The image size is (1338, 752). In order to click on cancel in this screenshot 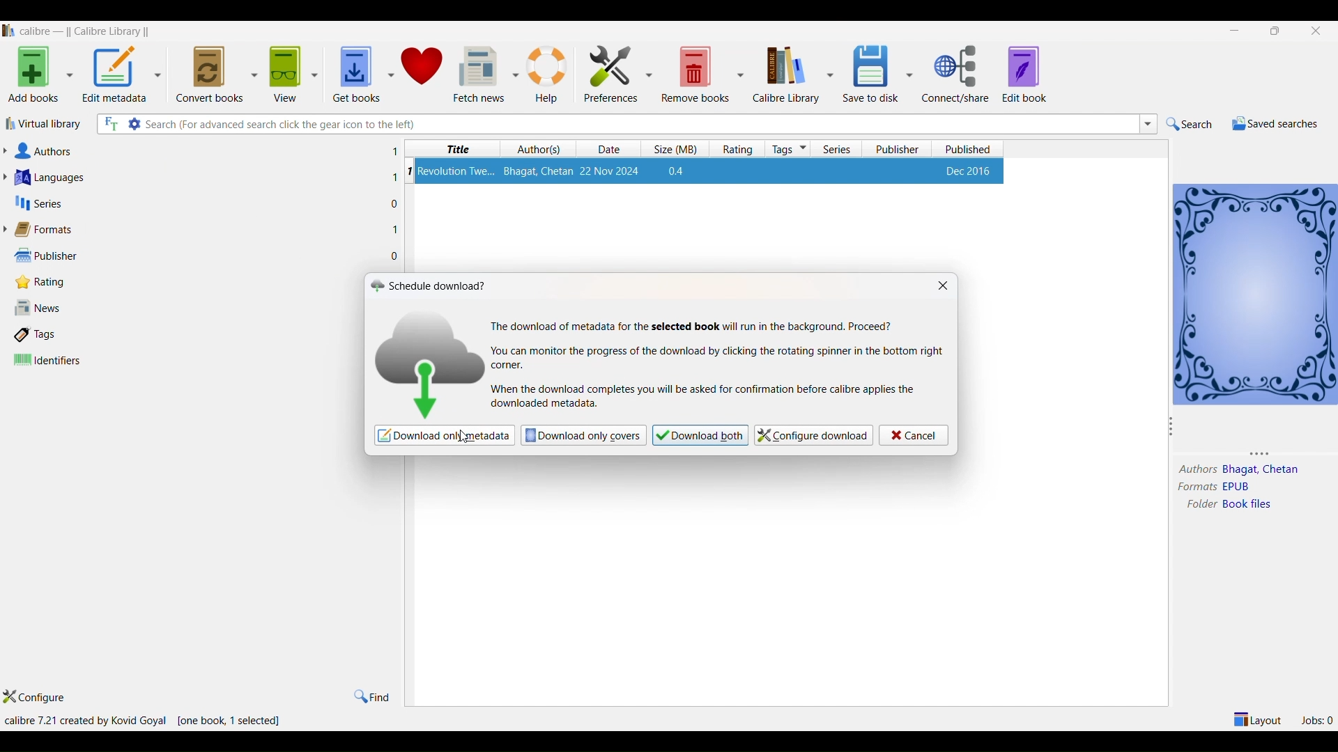, I will do `click(914, 436)`.